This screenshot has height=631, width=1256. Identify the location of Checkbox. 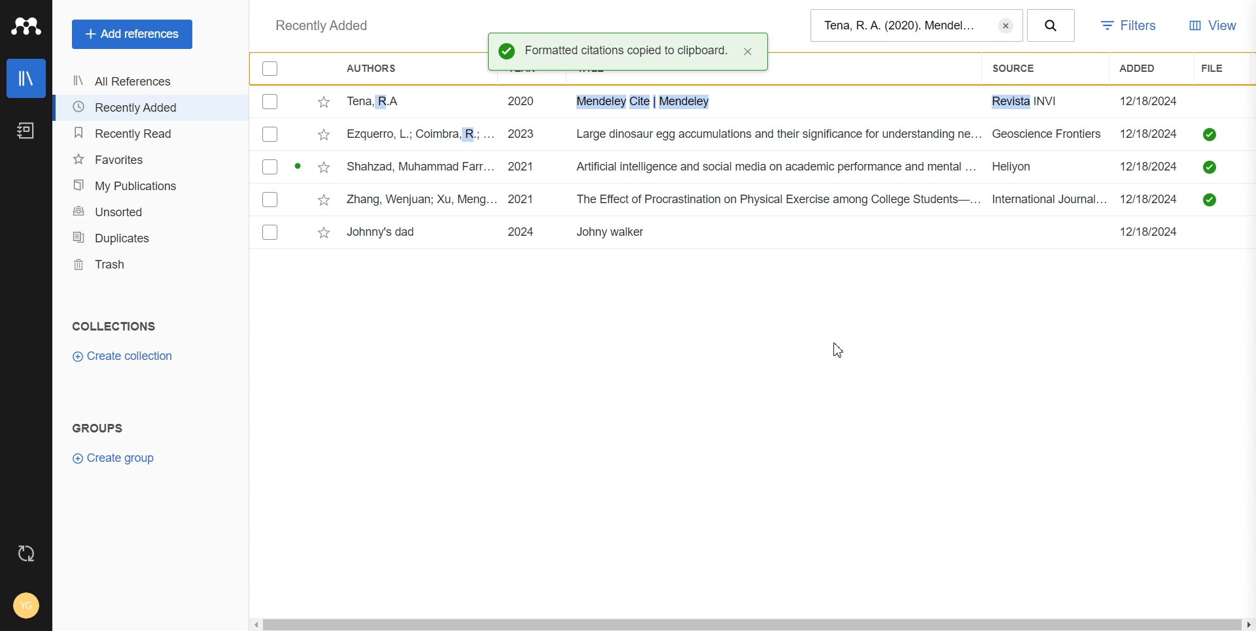
(270, 199).